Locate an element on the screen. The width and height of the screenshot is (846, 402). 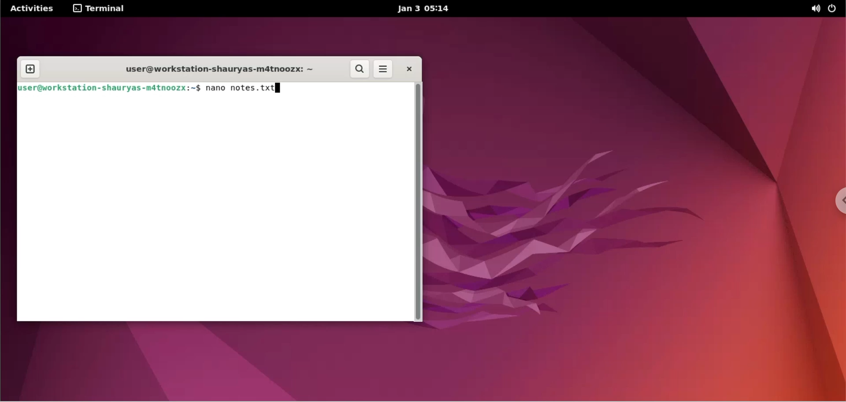
power options is located at coordinates (834, 9).